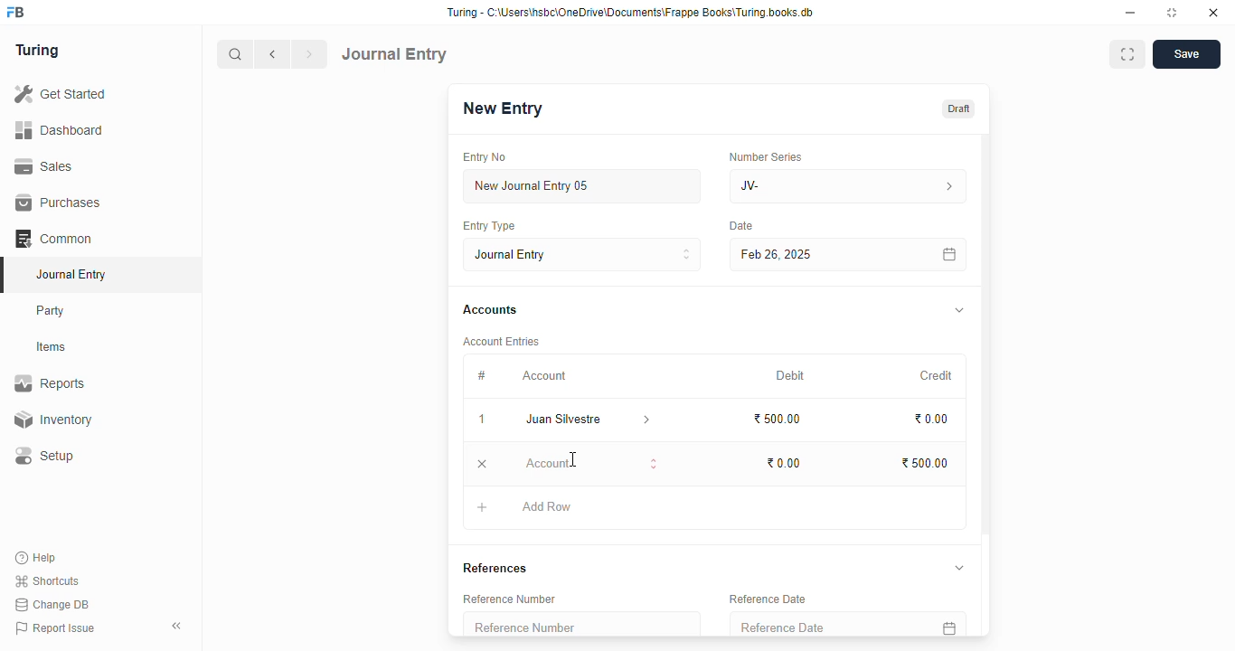 The image size is (1235, 651). Describe the element at coordinates (55, 628) in the screenshot. I see `report issue` at that location.